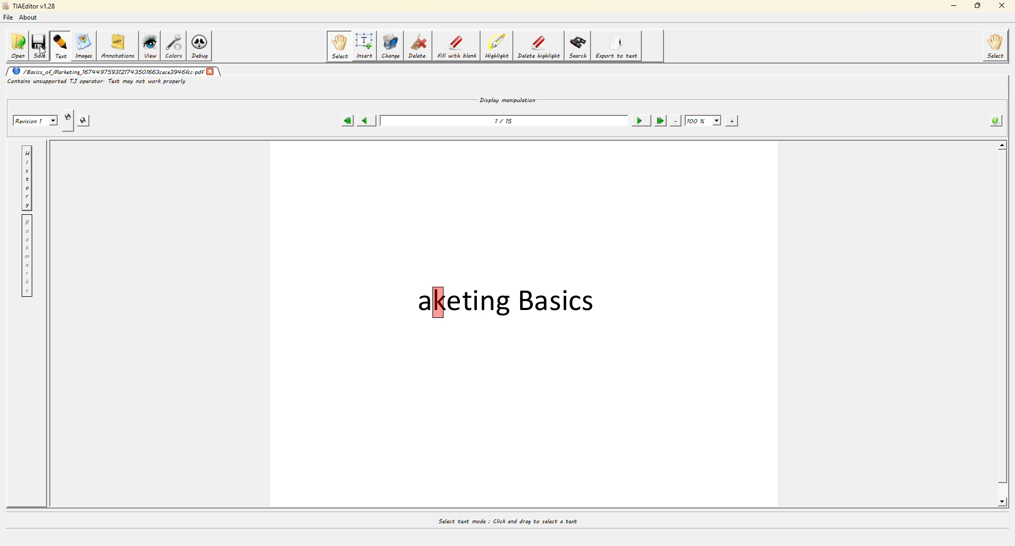 The width and height of the screenshot is (1015, 546). I want to click on cursor, so click(42, 48).